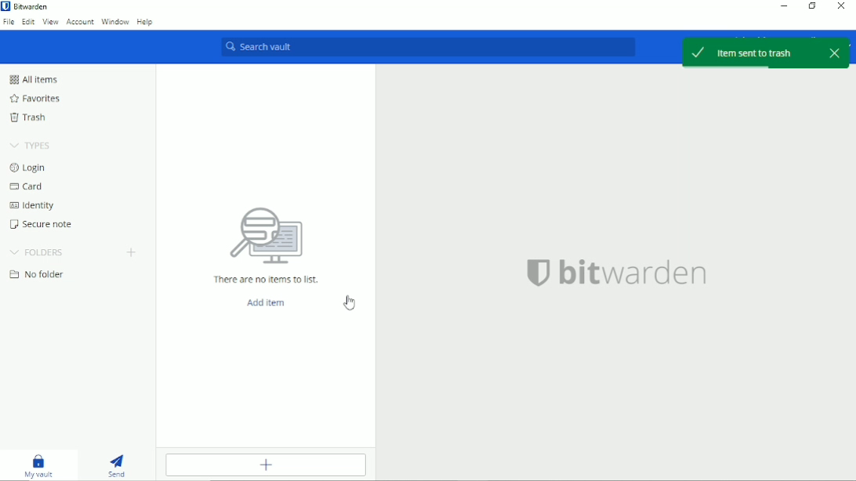  What do you see at coordinates (132, 252) in the screenshot?
I see `Create folder` at bounding box center [132, 252].